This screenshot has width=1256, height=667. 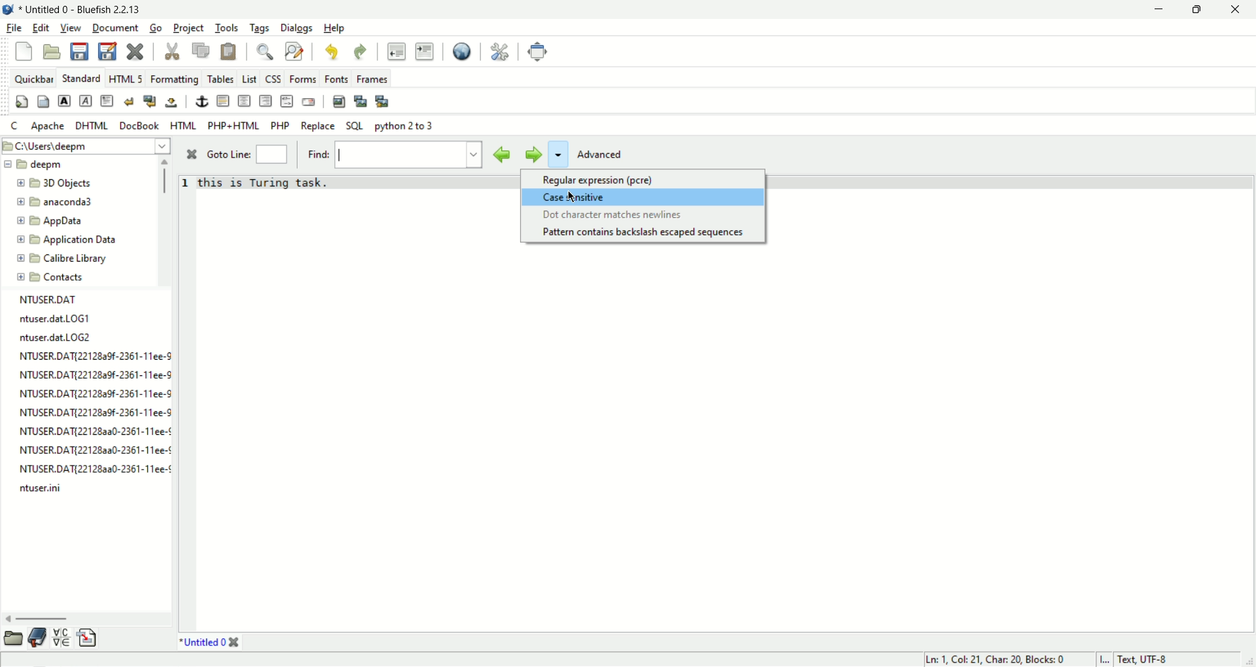 I want to click on list, so click(x=251, y=80).